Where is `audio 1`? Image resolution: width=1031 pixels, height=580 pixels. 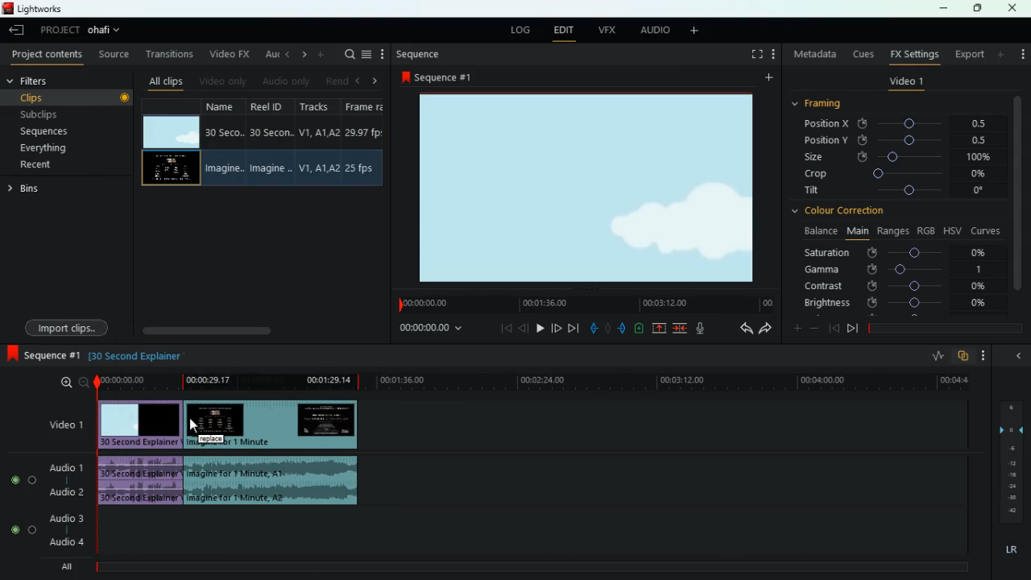
audio 1 is located at coordinates (68, 467).